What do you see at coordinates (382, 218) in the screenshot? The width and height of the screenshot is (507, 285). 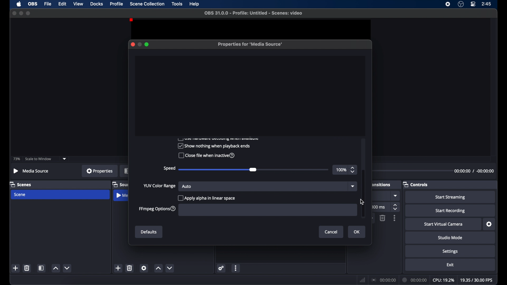 I see `delete` at bounding box center [382, 218].